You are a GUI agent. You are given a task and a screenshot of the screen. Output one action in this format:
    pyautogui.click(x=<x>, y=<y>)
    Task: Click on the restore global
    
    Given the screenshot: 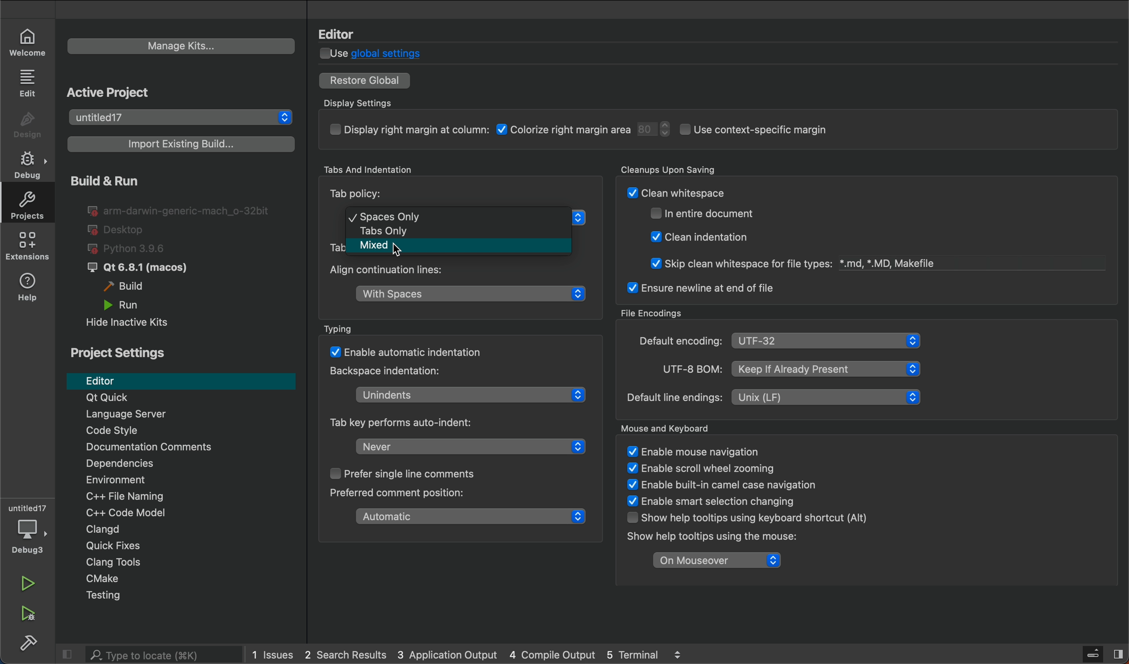 What is the action you would take?
    pyautogui.click(x=366, y=80)
    